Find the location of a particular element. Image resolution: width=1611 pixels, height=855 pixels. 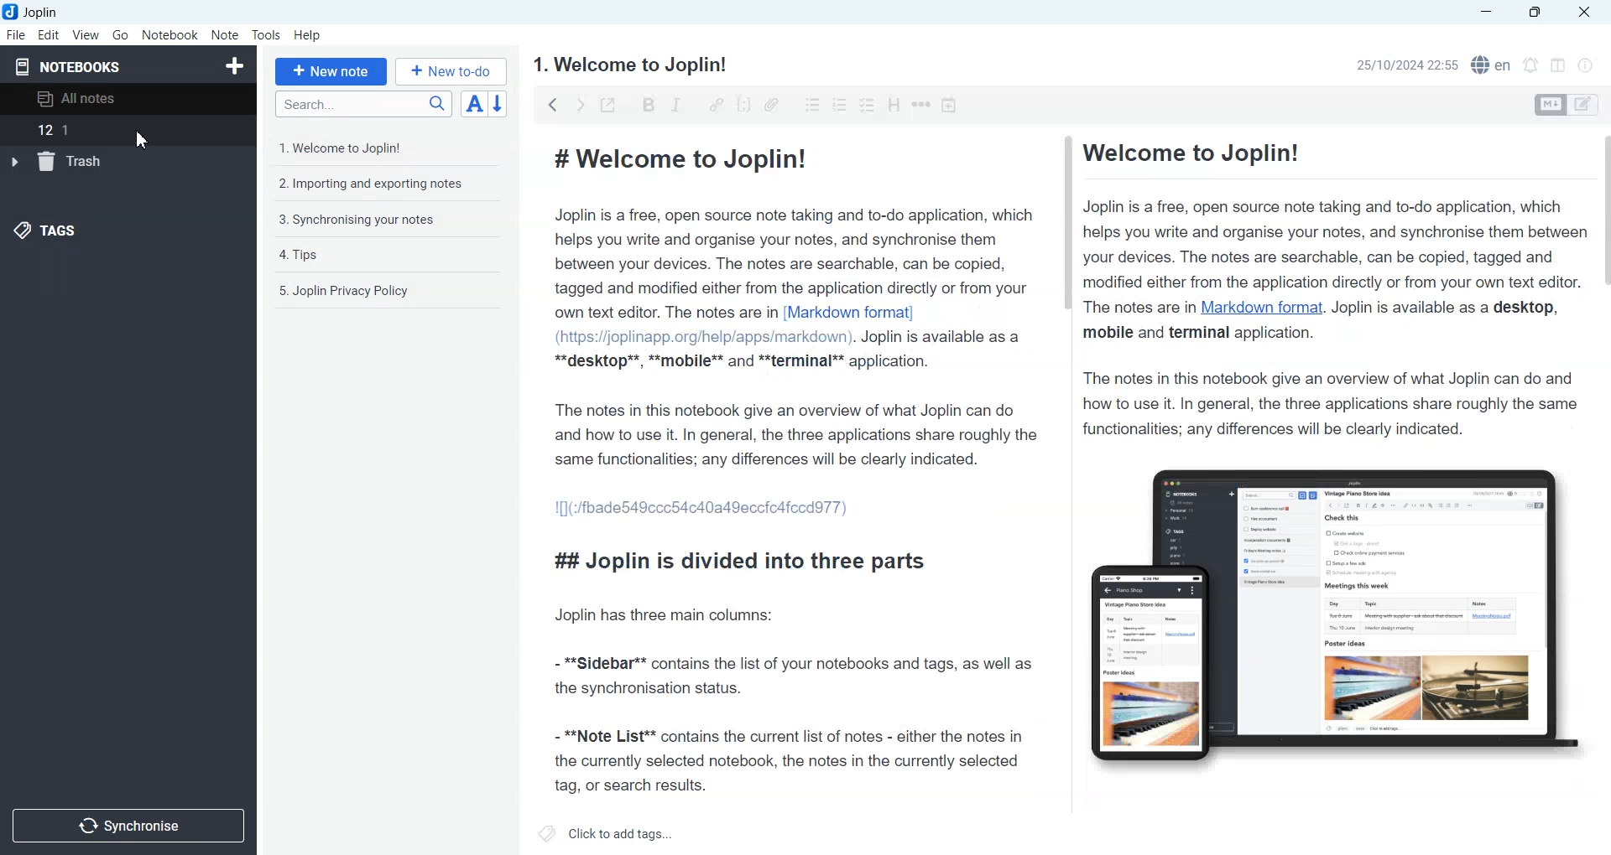

Search bar is located at coordinates (363, 104).